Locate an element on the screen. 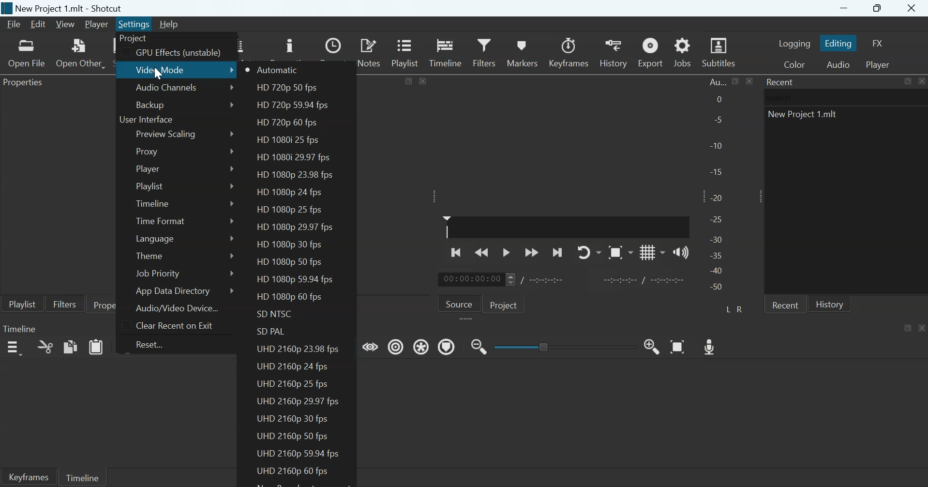  Help is located at coordinates (168, 24).